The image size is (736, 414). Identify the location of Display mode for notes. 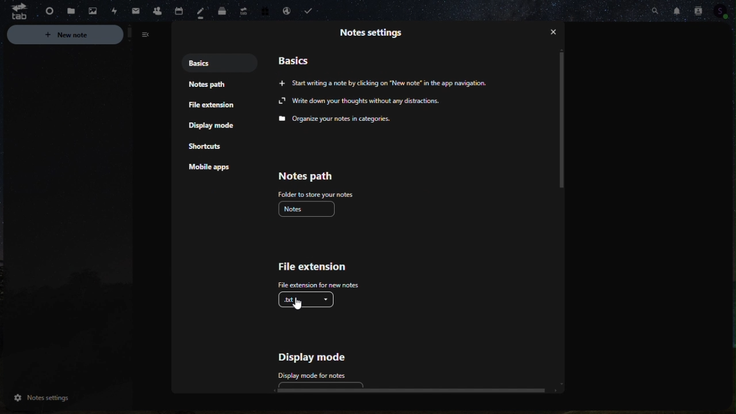
(315, 375).